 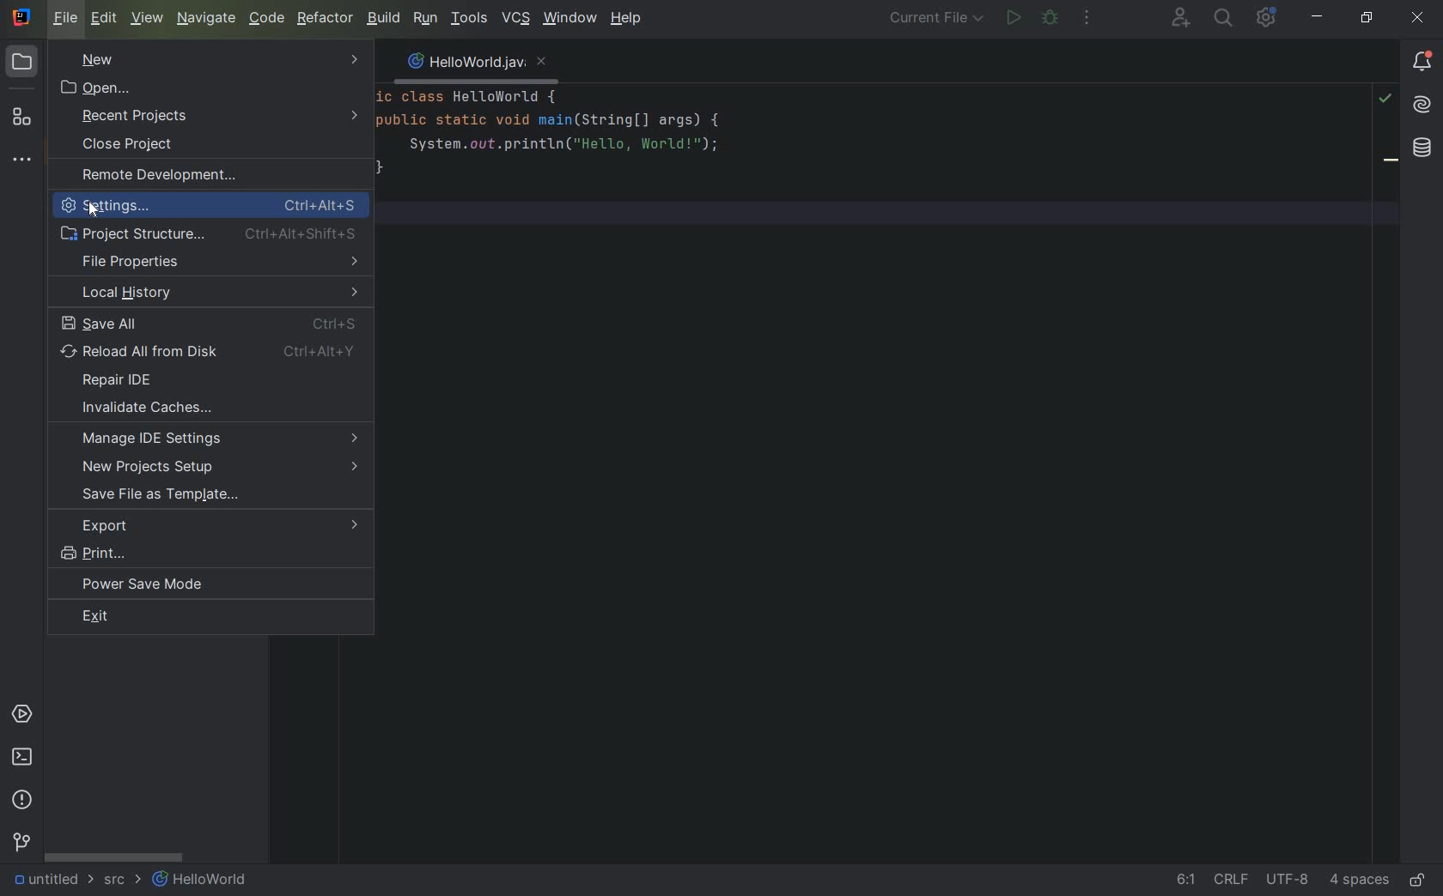 What do you see at coordinates (105, 18) in the screenshot?
I see `EDIT` at bounding box center [105, 18].